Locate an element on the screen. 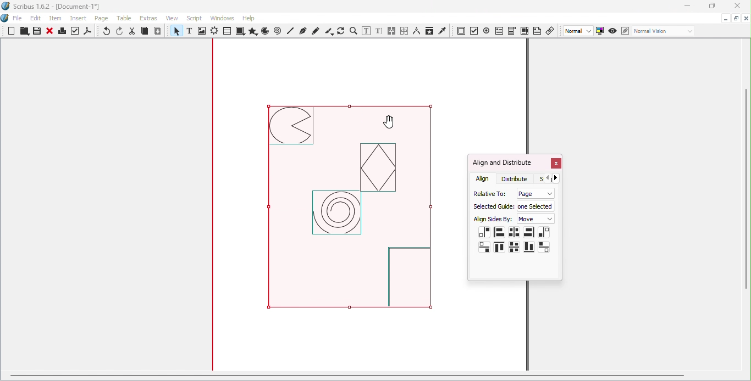 The height and width of the screenshot is (381, 751). PDF list box is located at coordinates (524, 31).